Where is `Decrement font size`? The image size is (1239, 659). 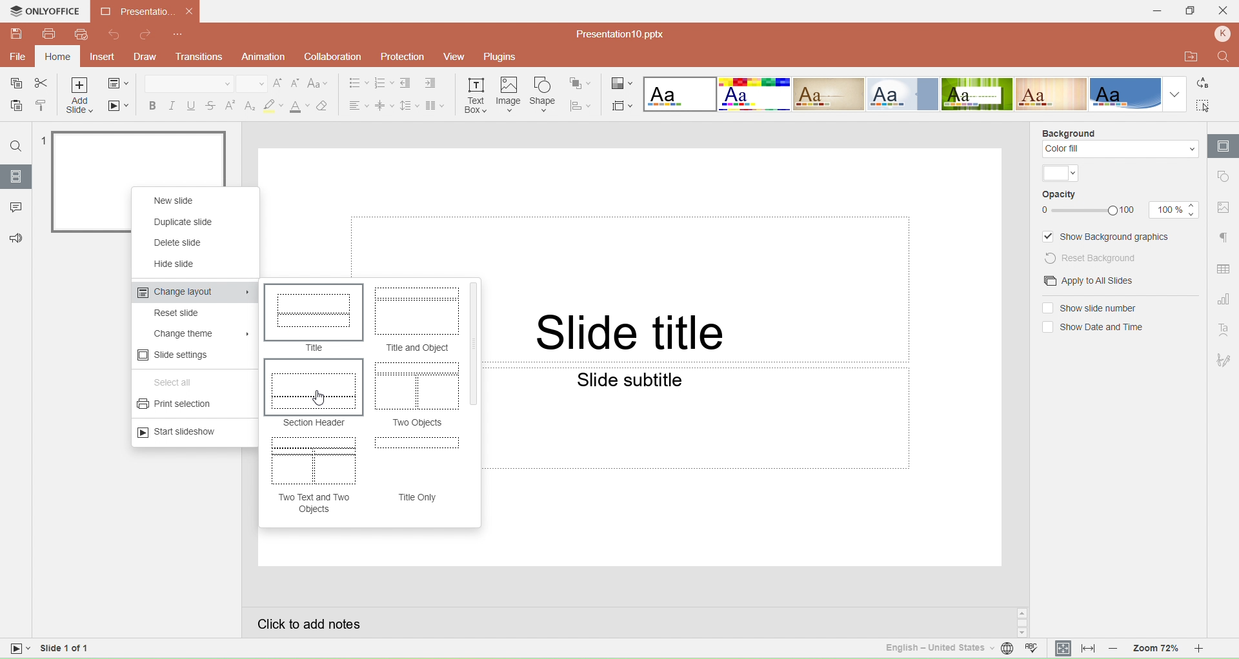
Decrement font size is located at coordinates (296, 84).